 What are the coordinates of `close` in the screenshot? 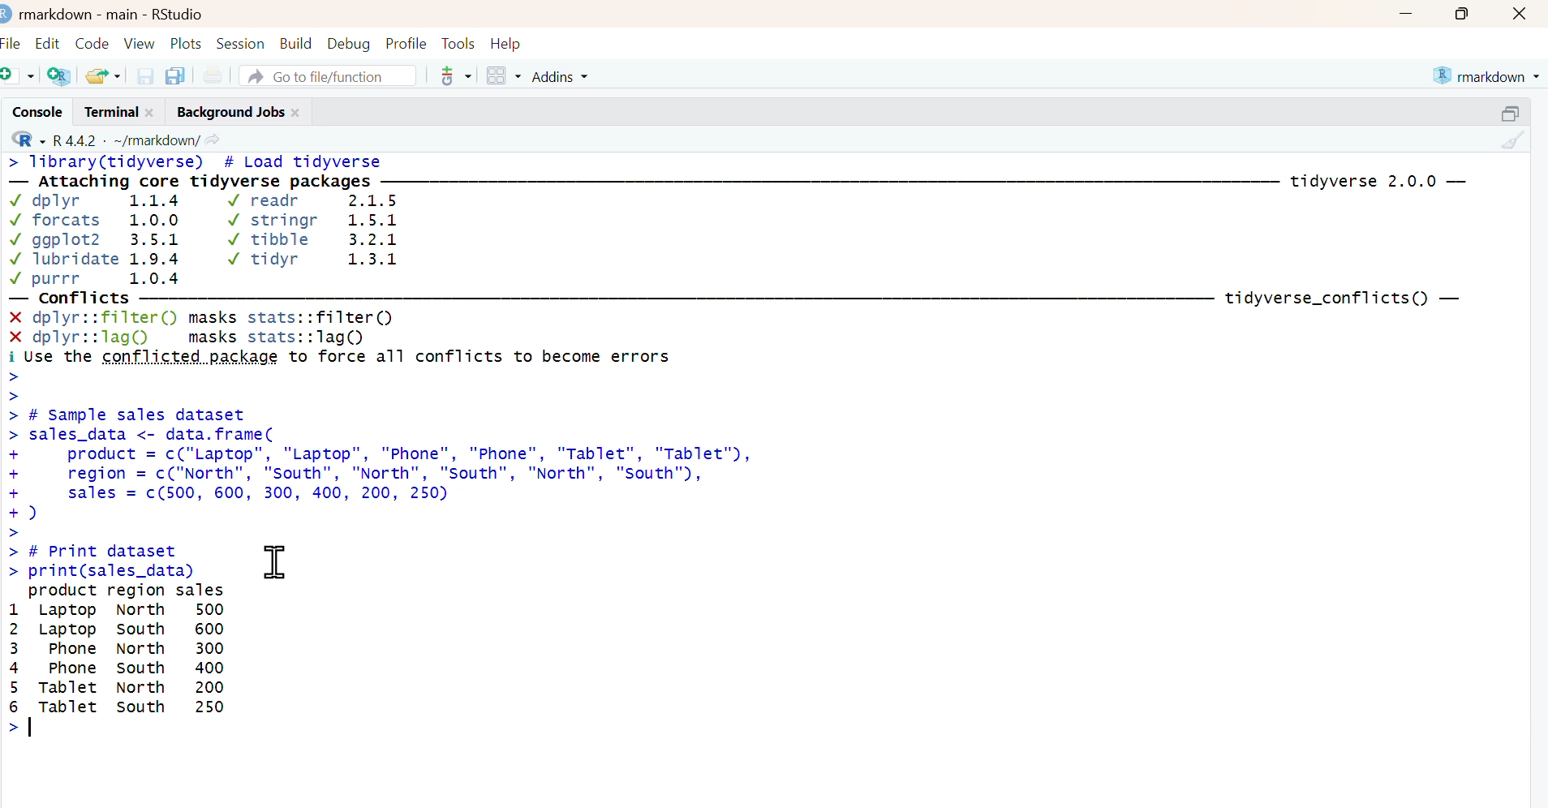 It's located at (299, 110).